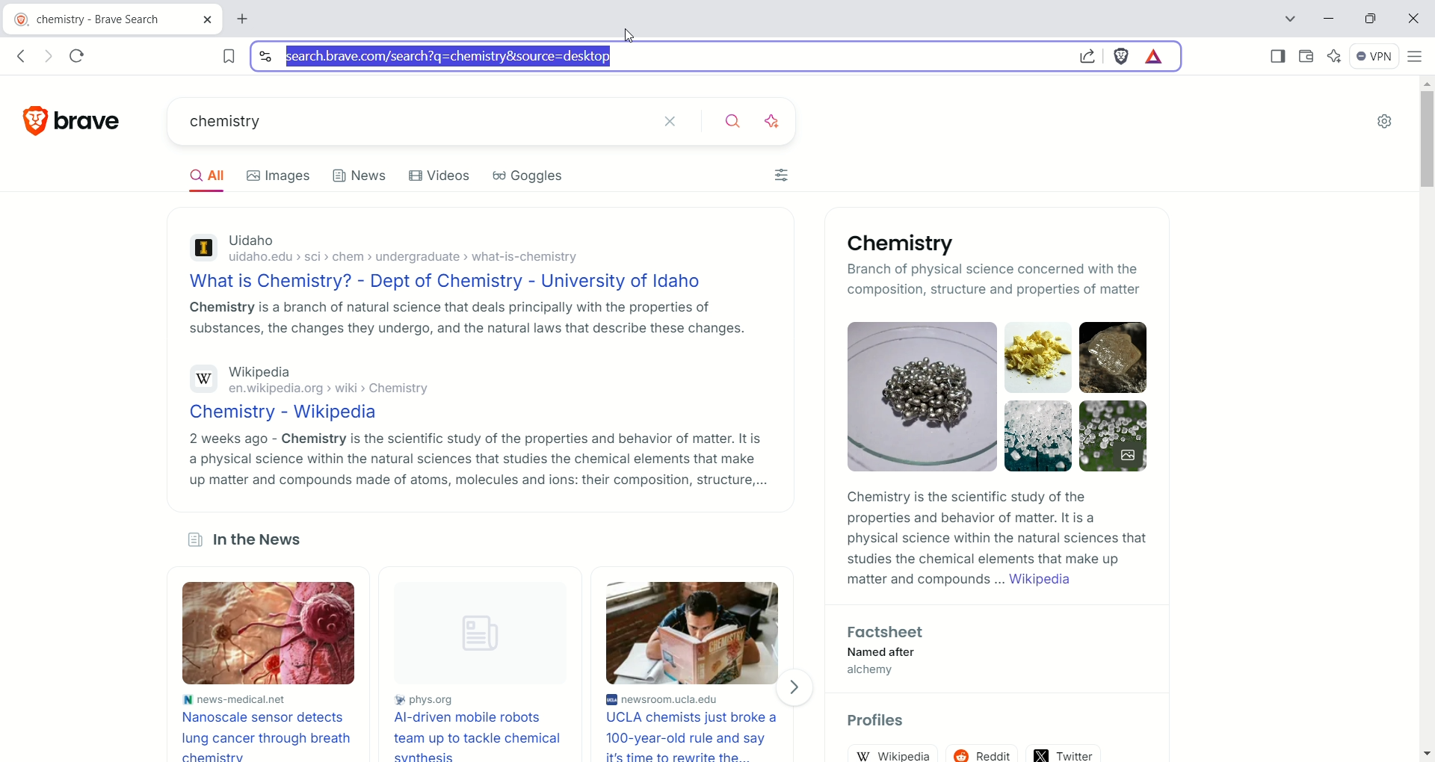  Describe the element at coordinates (203, 379) in the screenshot. I see `Wikipedia logo` at that location.